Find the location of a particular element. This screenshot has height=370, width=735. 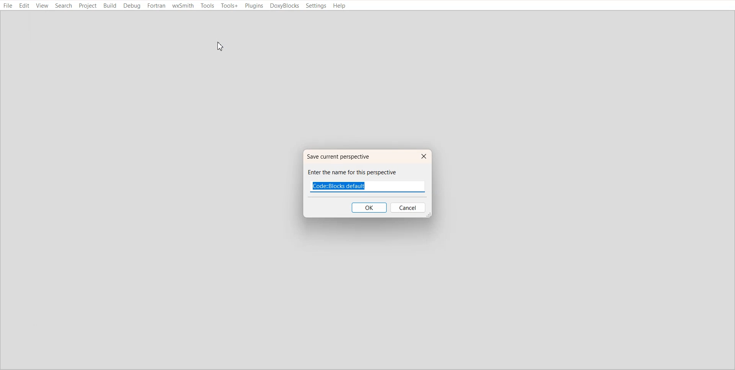

Tools+ is located at coordinates (229, 6).